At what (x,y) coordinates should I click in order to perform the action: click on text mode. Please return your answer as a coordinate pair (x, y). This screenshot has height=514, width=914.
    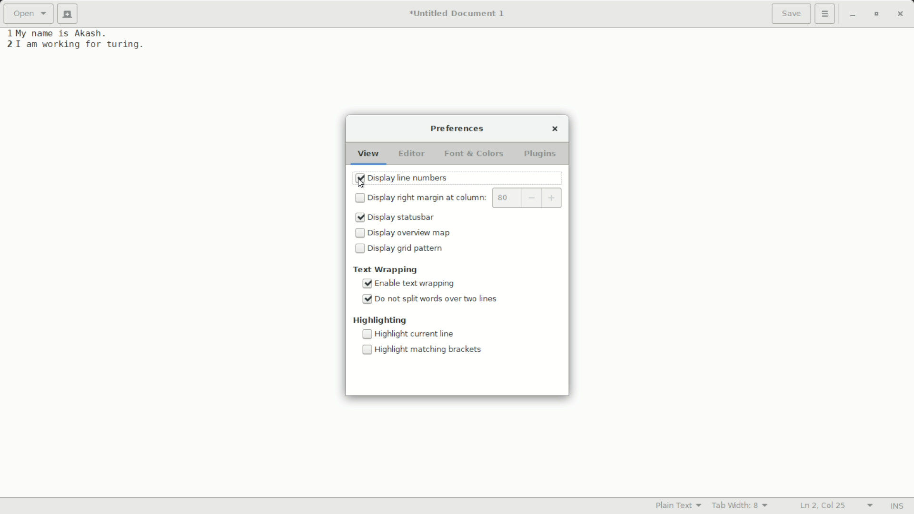
    Looking at the image, I should click on (678, 505).